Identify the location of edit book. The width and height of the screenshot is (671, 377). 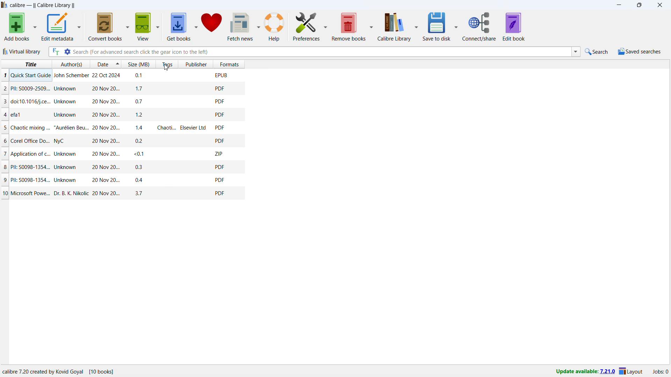
(514, 27).